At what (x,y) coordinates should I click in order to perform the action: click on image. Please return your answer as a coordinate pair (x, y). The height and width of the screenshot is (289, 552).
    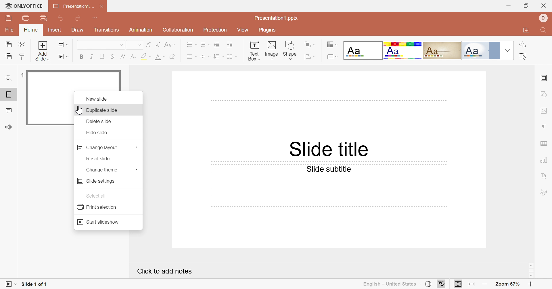
    Looking at the image, I should click on (272, 50).